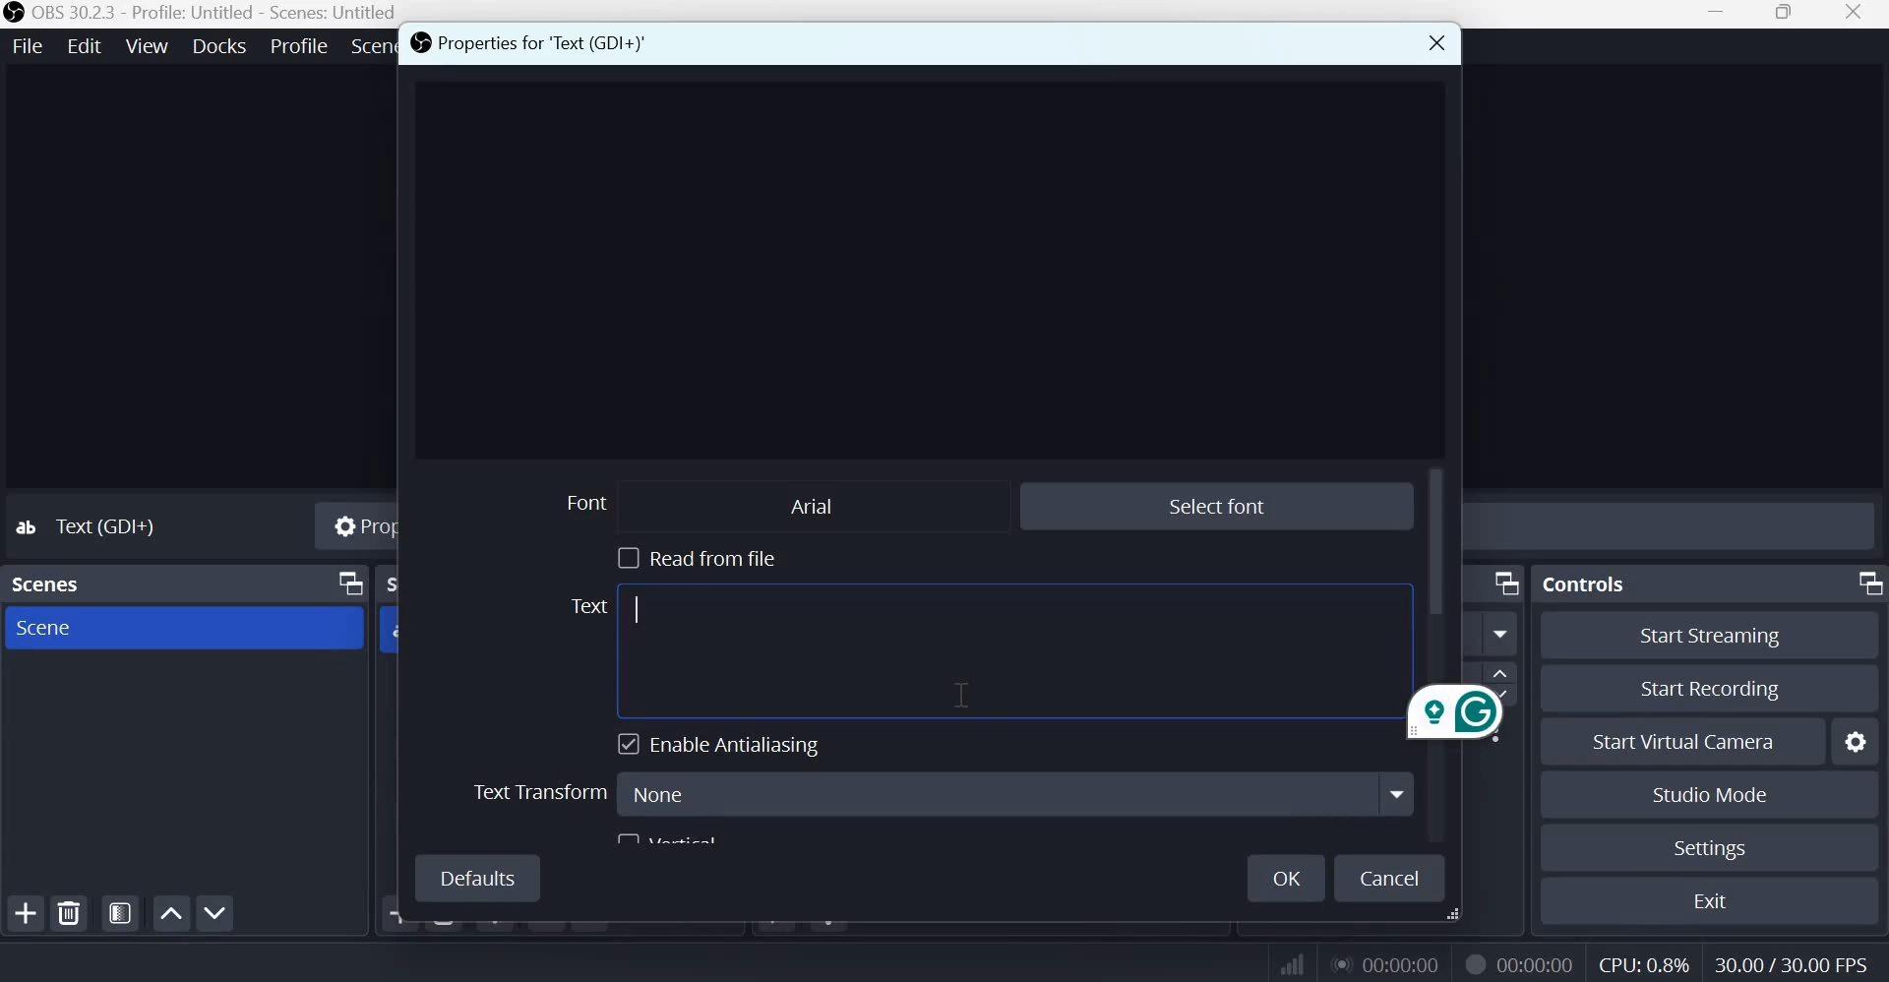  I want to click on 30.00/30.00 FPS, so click(1789, 963).